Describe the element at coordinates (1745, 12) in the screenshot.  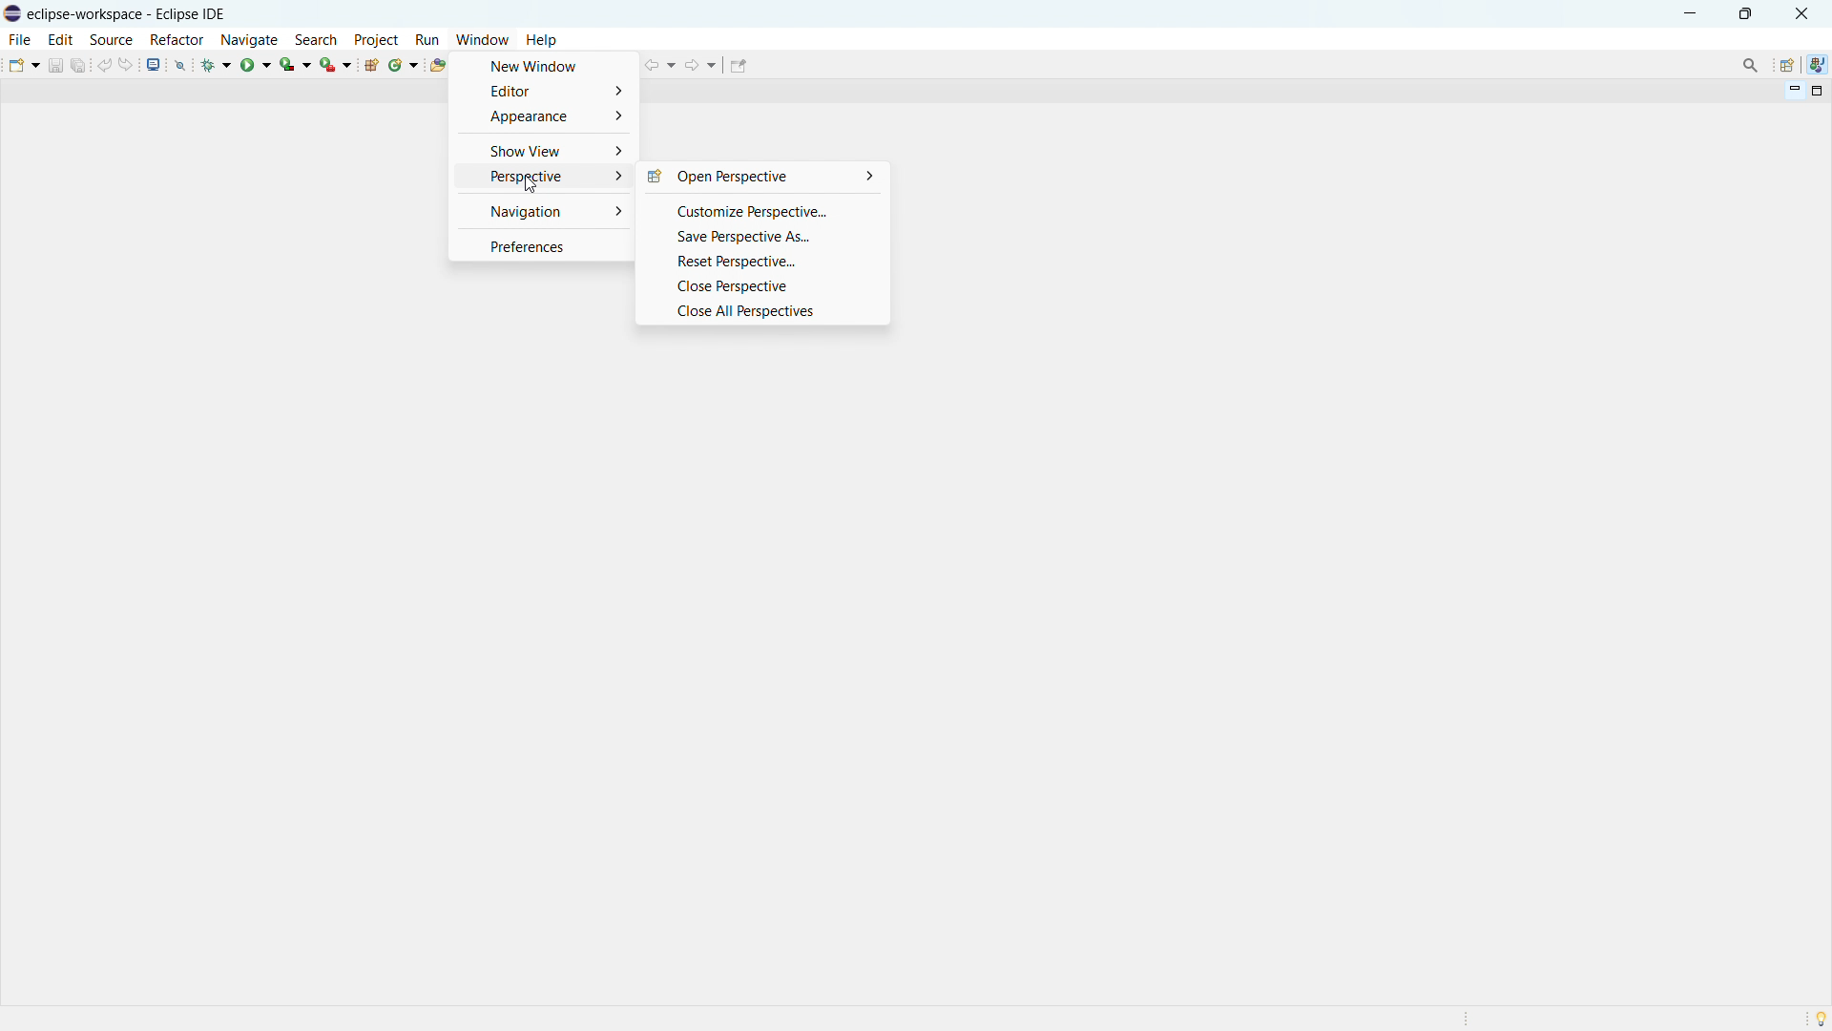
I see `maximize` at that location.